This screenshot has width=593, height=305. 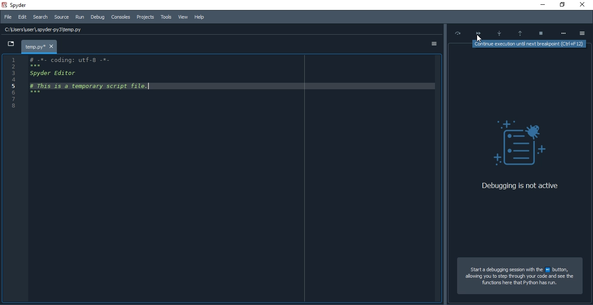 What do you see at coordinates (521, 112) in the screenshot?
I see `debugging details` at bounding box center [521, 112].